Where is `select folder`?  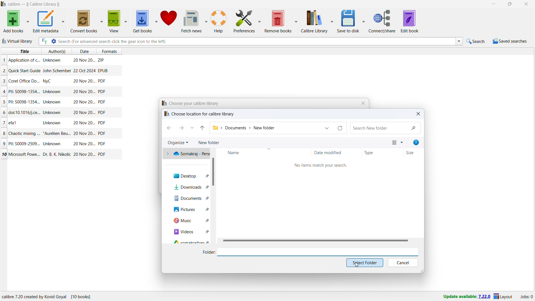 select folder is located at coordinates (365, 263).